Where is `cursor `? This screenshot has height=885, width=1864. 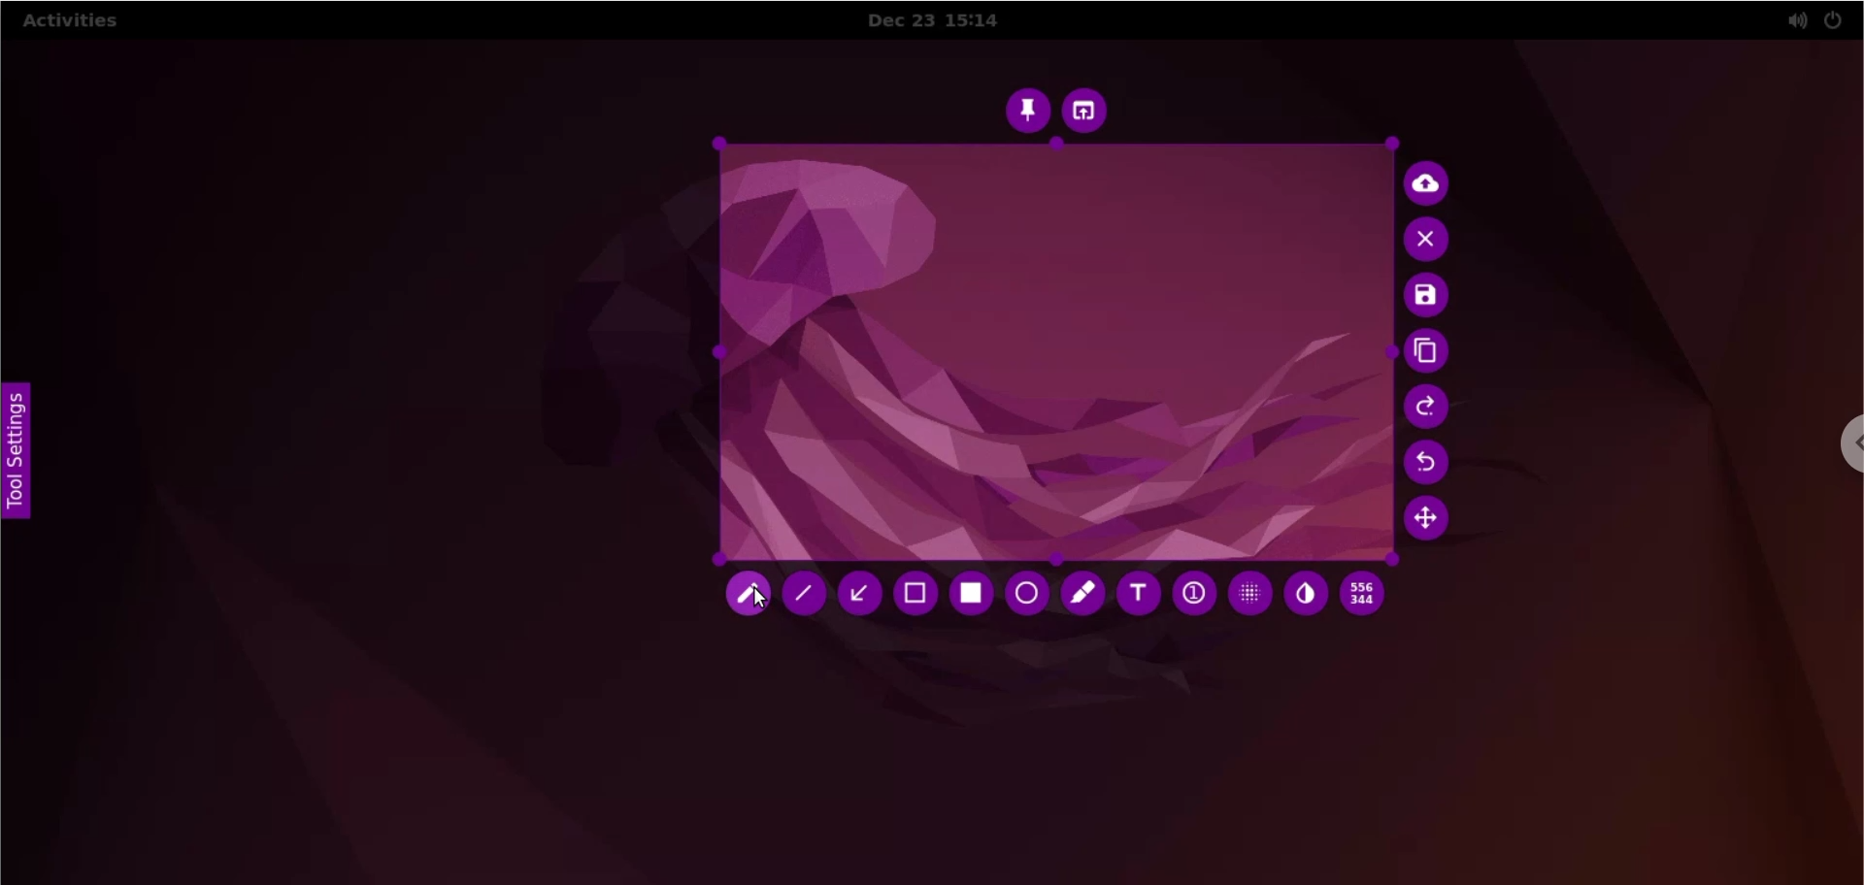
cursor  is located at coordinates (753, 601).